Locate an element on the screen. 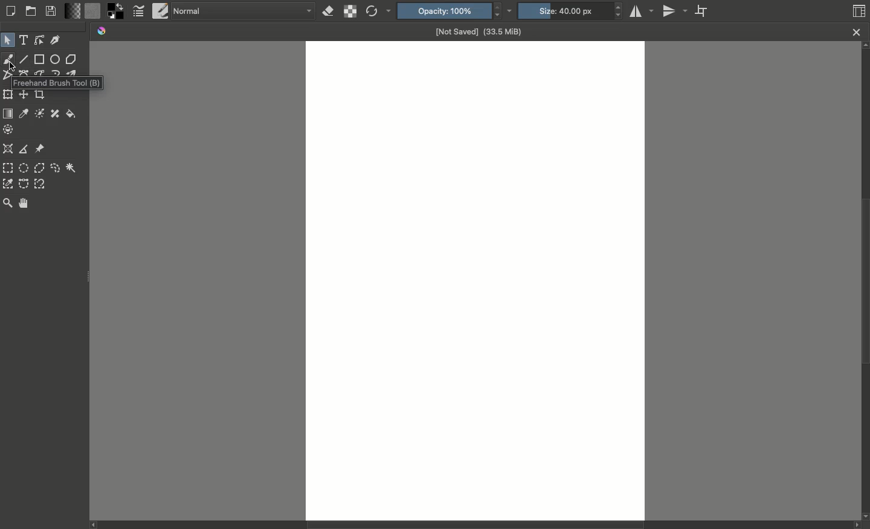 This screenshot has height=529, width=870. References image tool is located at coordinates (40, 149).